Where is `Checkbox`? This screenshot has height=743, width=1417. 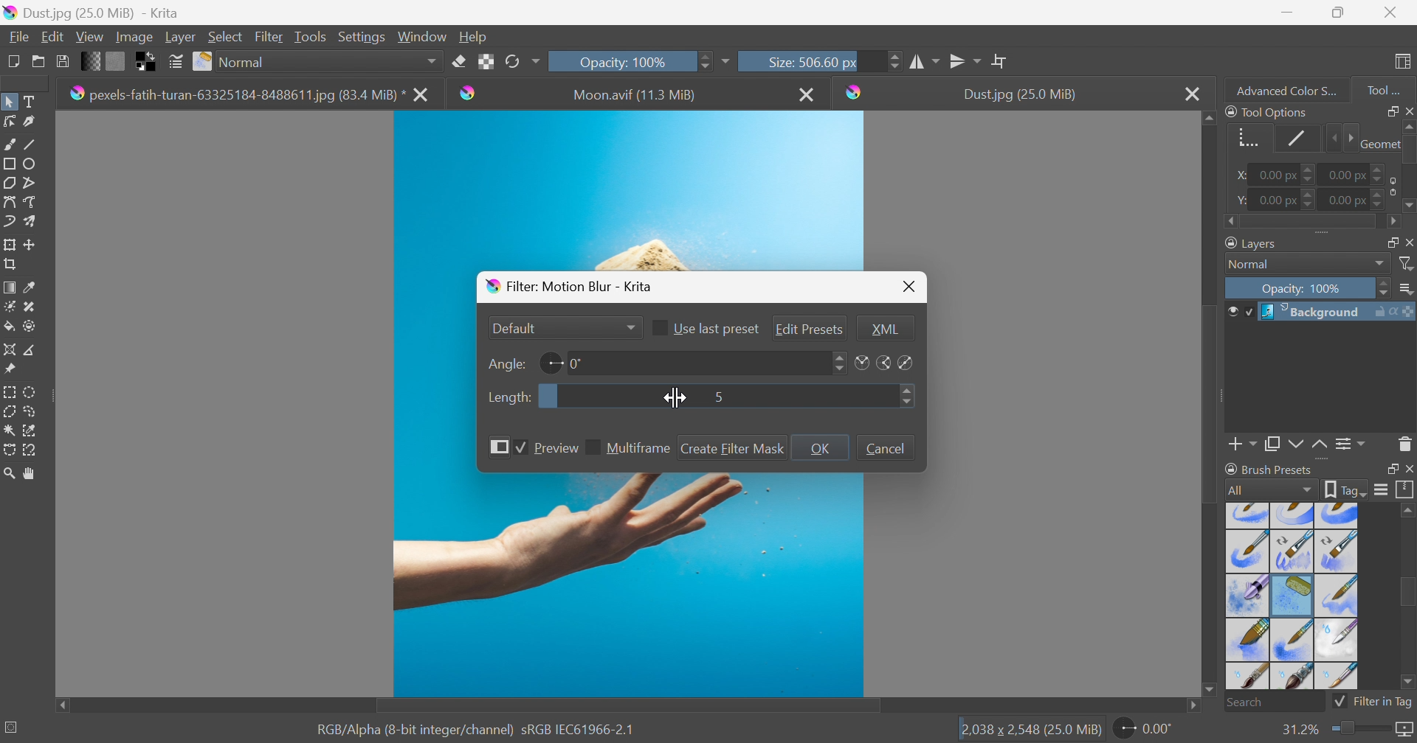
Checkbox is located at coordinates (593, 448).